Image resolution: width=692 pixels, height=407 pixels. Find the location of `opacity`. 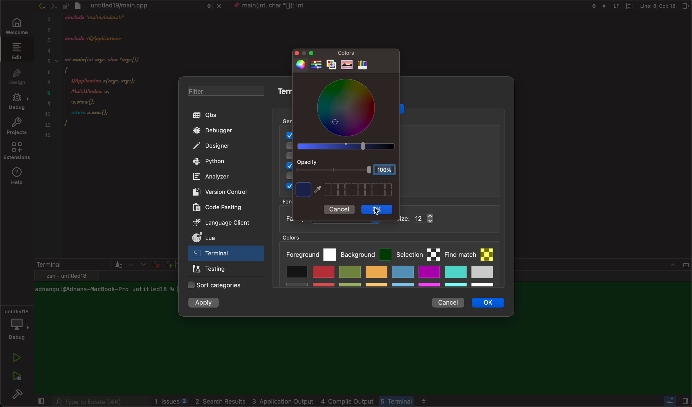

opacity is located at coordinates (347, 167).